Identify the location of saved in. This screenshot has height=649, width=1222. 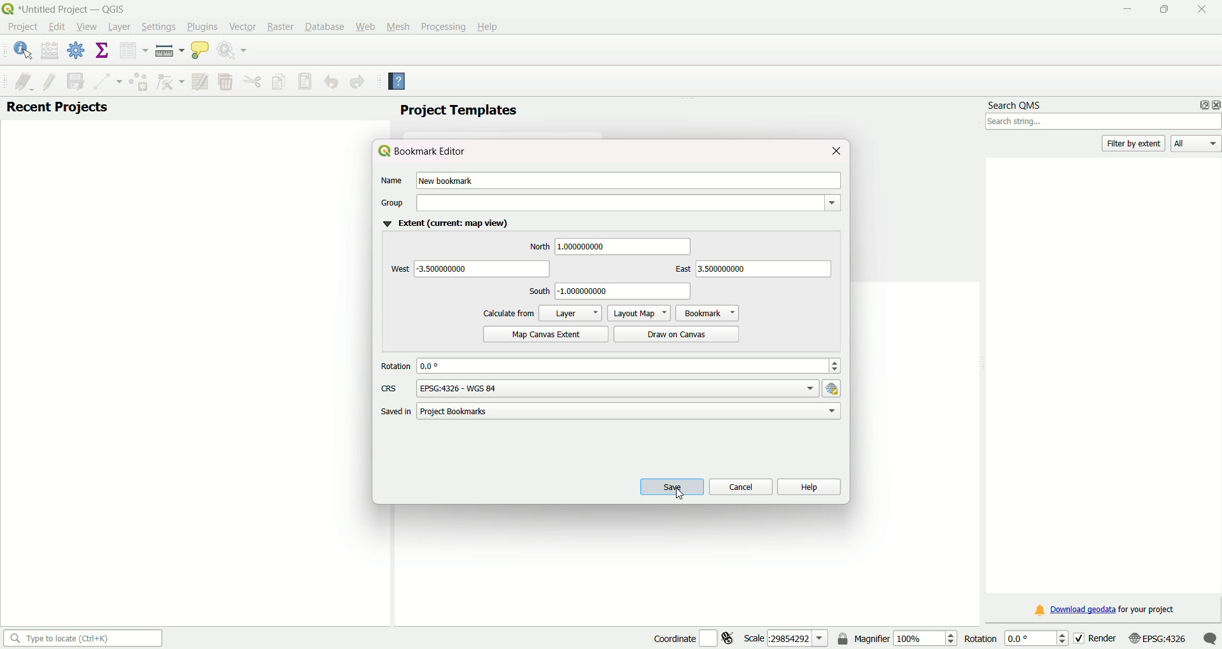
(394, 412).